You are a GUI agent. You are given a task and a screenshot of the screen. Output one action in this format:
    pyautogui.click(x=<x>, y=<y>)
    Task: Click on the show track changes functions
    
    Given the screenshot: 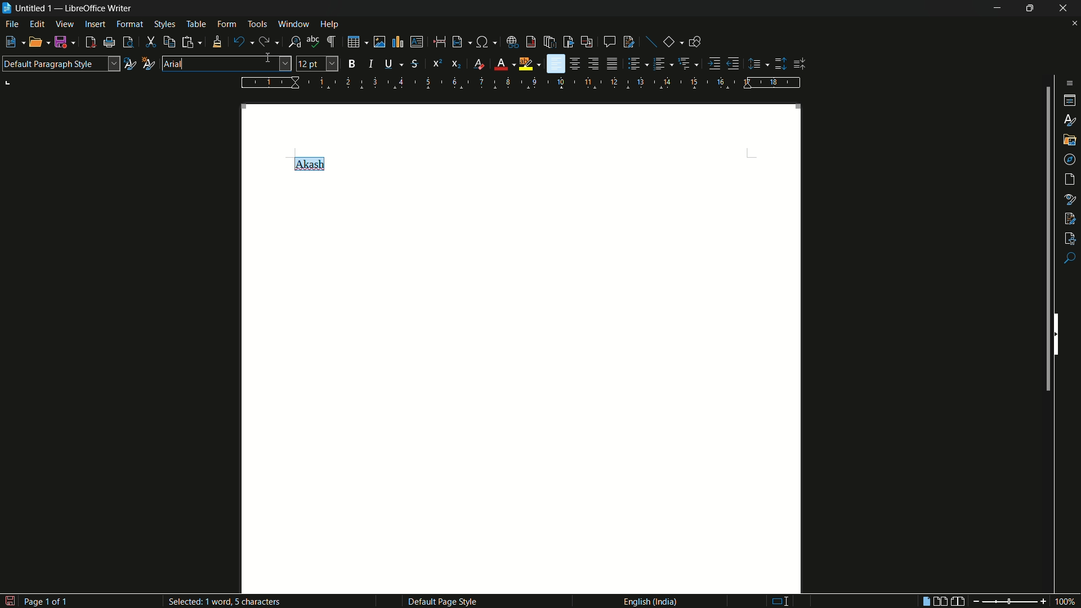 What is the action you would take?
    pyautogui.click(x=629, y=42)
    